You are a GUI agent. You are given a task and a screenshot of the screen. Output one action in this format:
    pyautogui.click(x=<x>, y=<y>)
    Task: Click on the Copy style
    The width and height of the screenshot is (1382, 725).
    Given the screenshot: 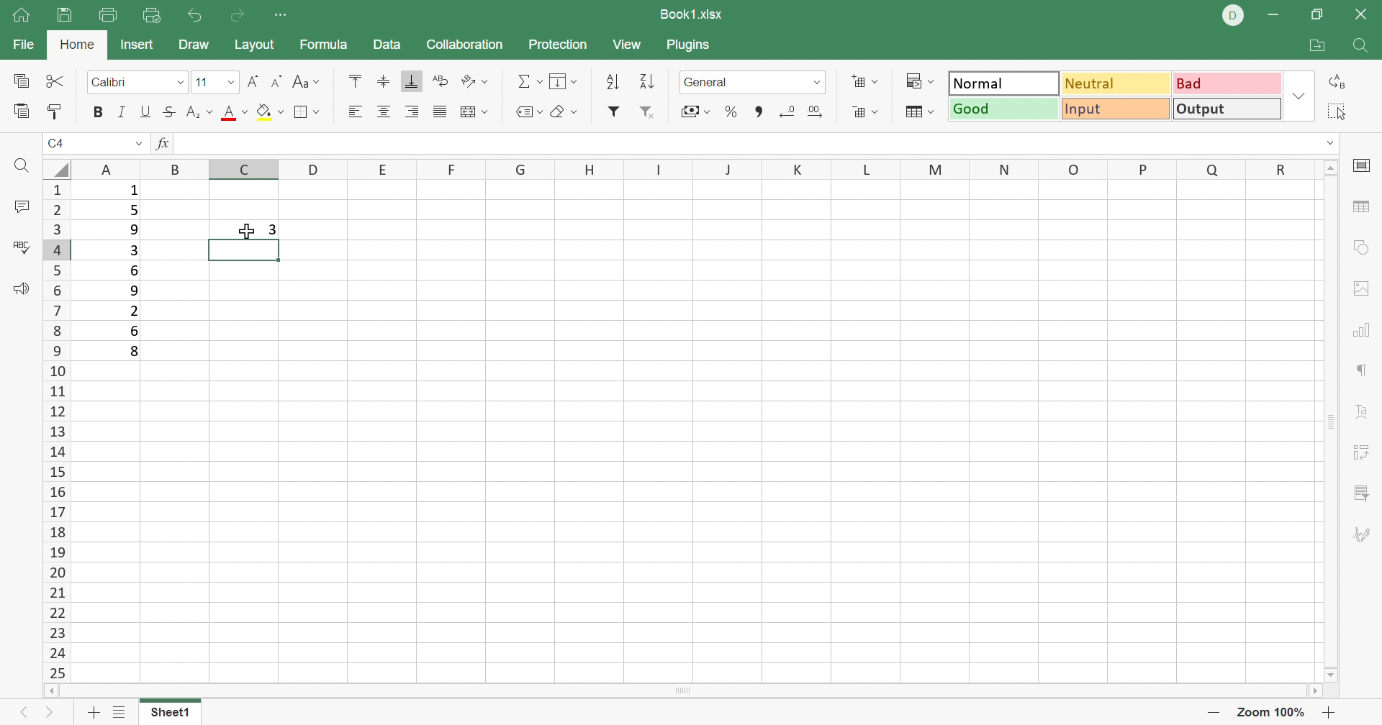 What is the action you would take?
    pyautogui.click(x=54, y=111)
    